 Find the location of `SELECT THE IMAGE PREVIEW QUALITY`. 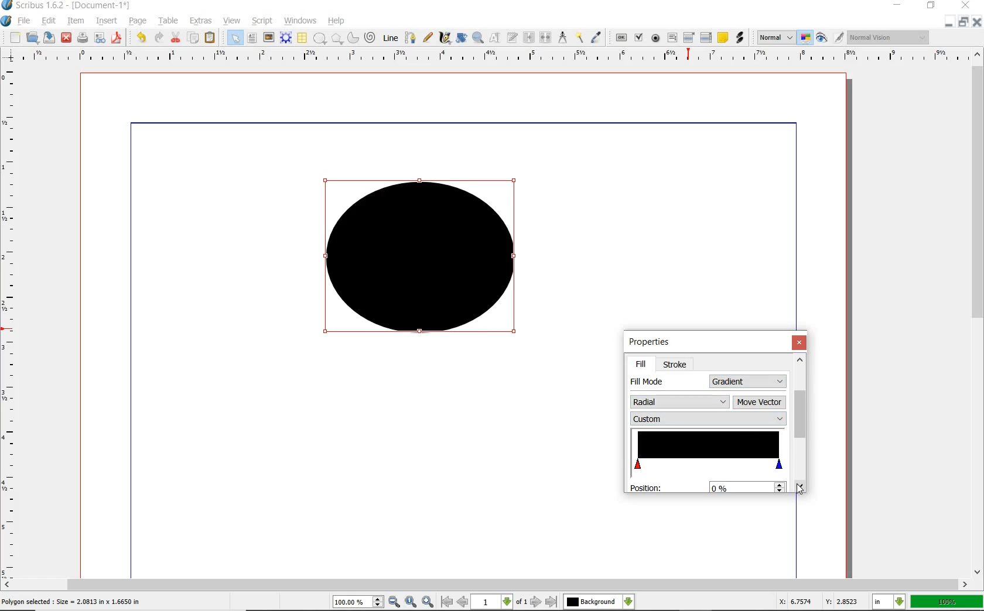

SELECT THE IMAGE PREVIEW QUALITY is located at coordinates (776, 37).